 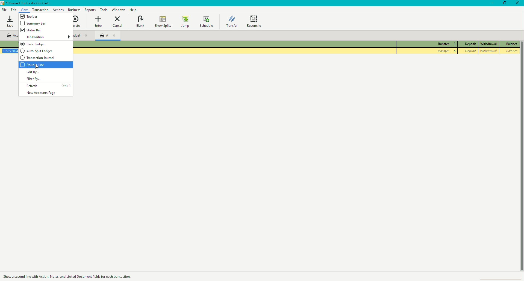 What do you see at coordinates (505, 4) in the screenshot?
I see `Restore` at bounding box center [505, 4].